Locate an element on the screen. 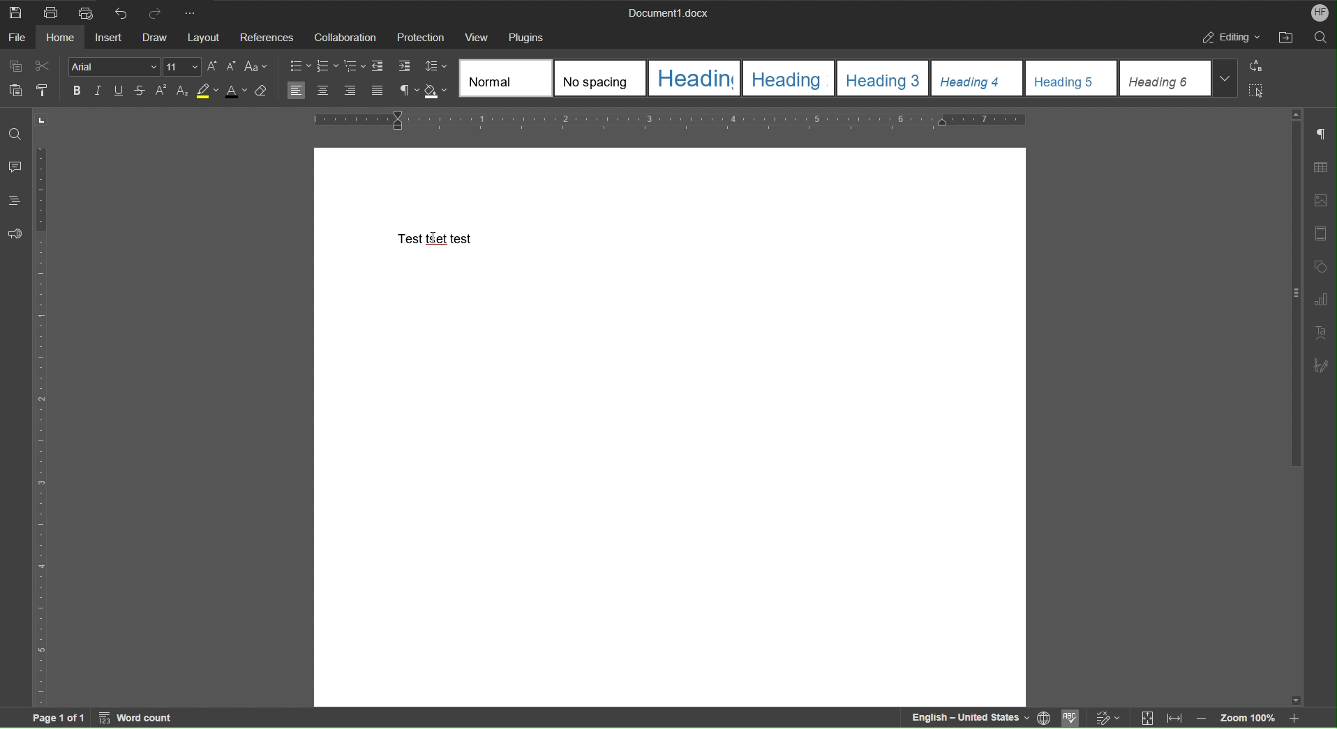  Text Art is located at coordinates (1320, 333).